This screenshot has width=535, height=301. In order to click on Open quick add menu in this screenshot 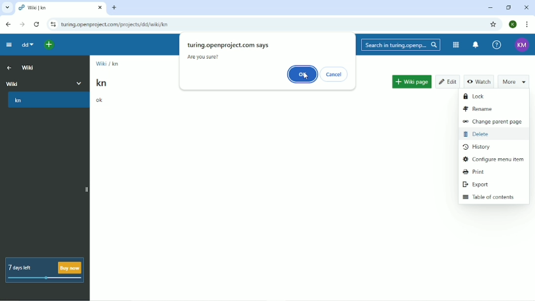, I will do `click(47, 46)`.